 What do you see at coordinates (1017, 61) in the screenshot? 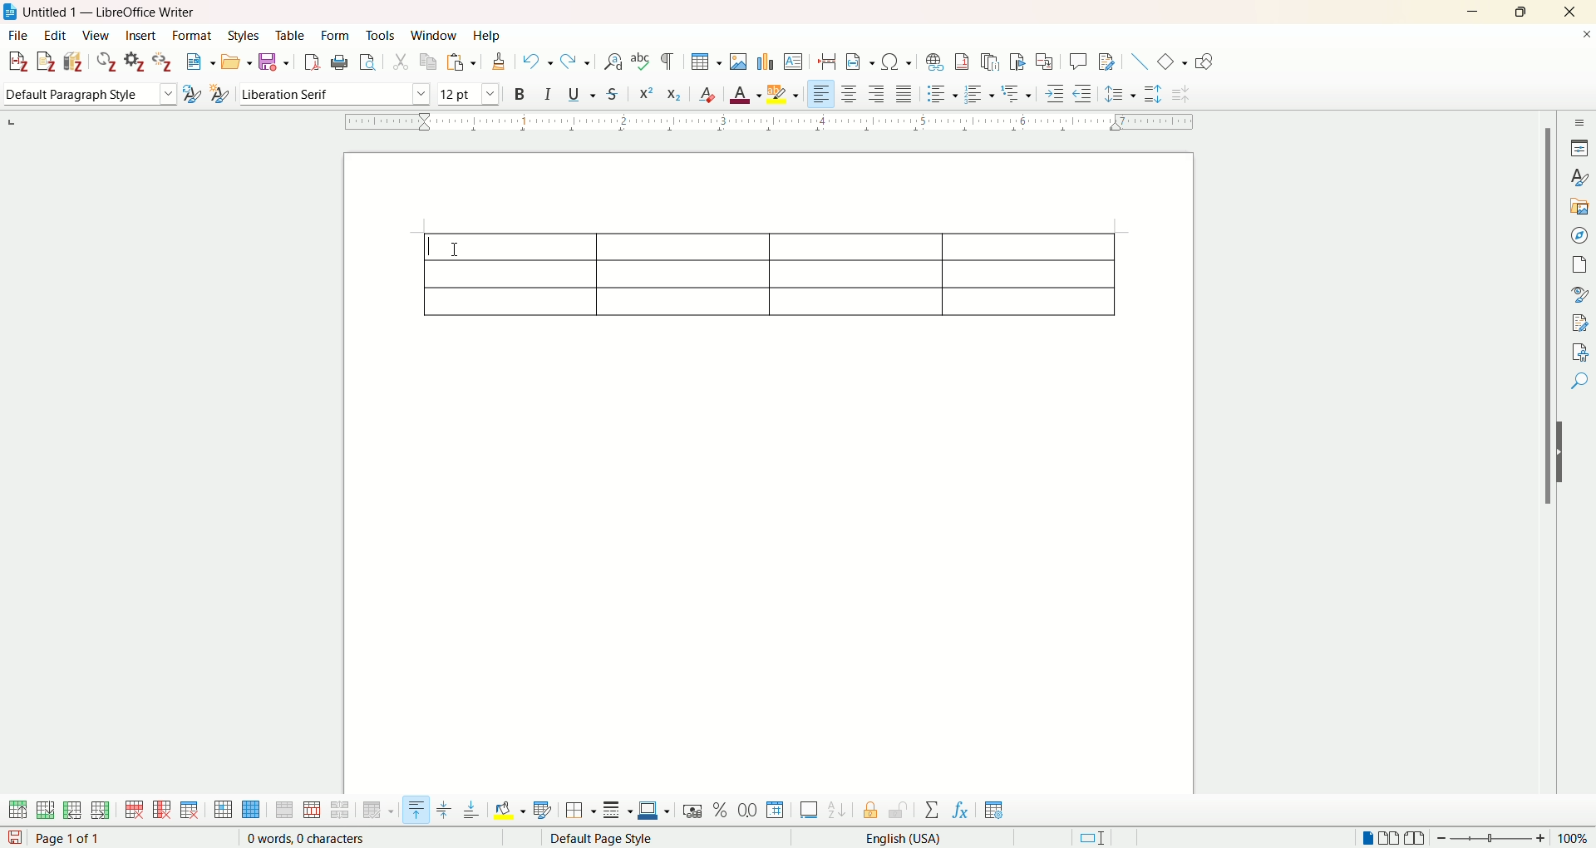
I see `insert bookmark` at bounding box center [1017, 61].